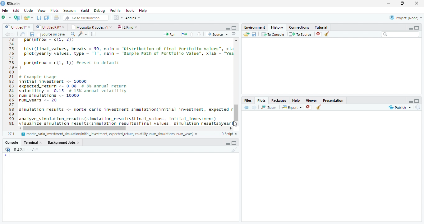 The image size is (424, 224). I want to click on Create project, so click(17, 18).